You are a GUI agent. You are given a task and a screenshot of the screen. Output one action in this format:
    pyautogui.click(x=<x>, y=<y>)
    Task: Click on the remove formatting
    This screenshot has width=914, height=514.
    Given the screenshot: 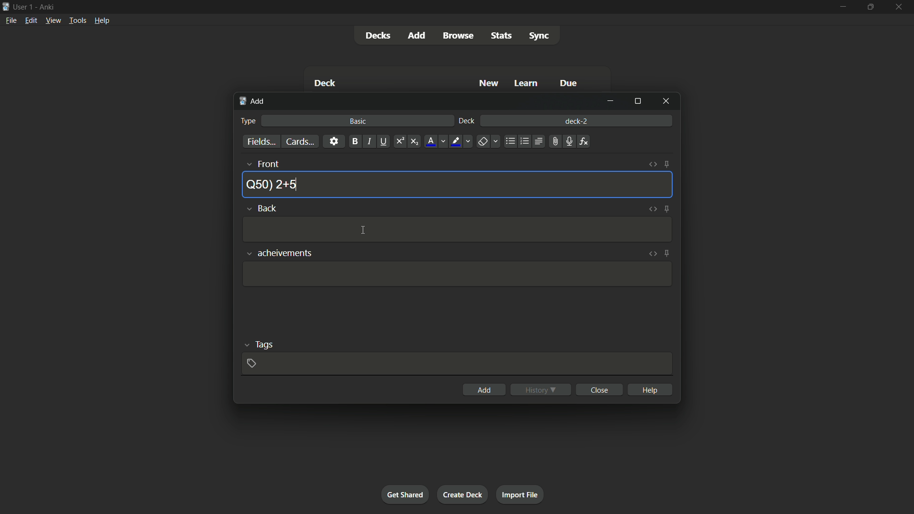 What is the action you would take?
    pyautogui.click(x=489, y=142)
    